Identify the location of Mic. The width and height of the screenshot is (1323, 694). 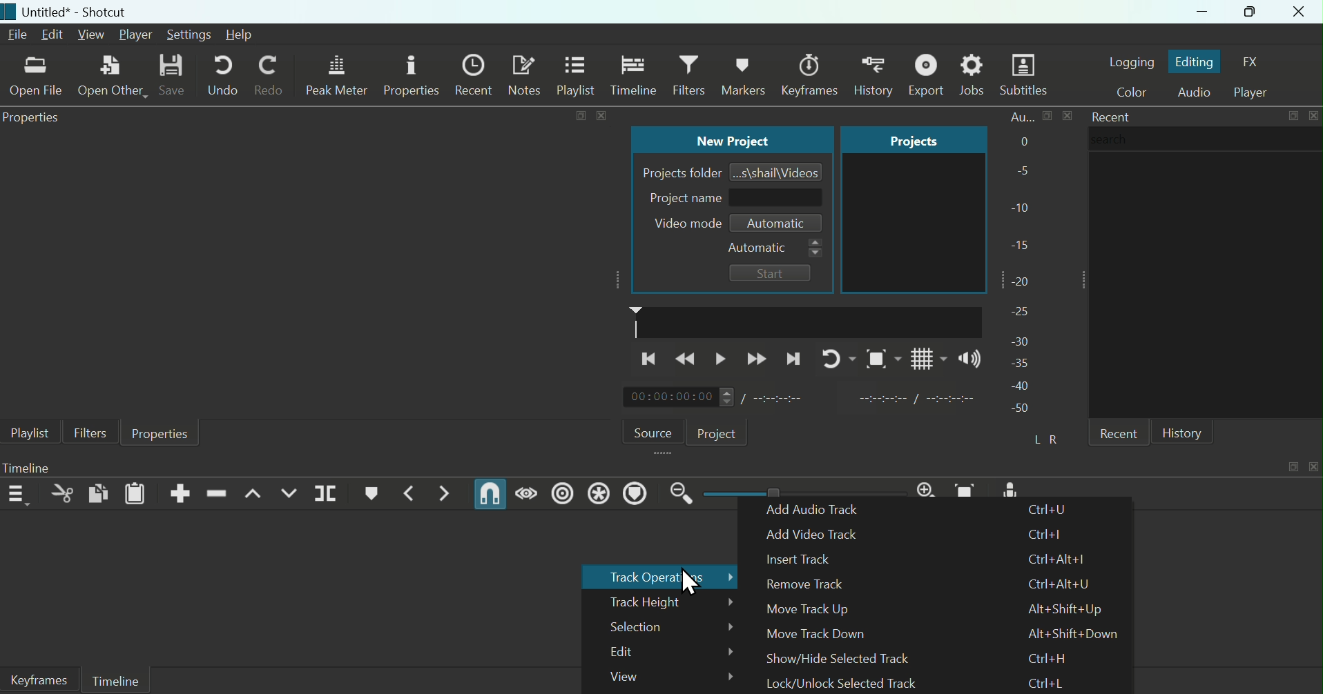
(1014, 488).